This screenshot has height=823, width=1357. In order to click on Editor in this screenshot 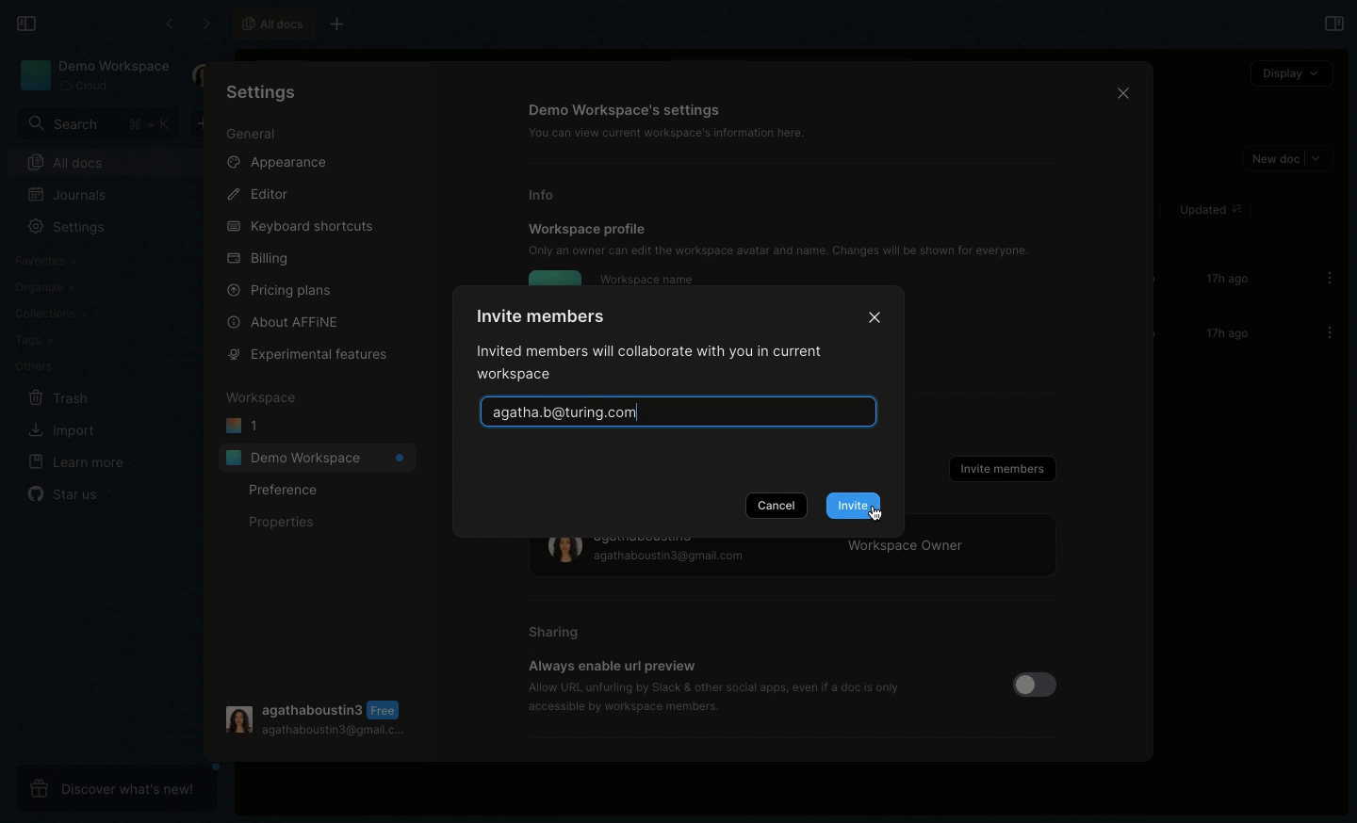, I will do `click(256, 193)`.